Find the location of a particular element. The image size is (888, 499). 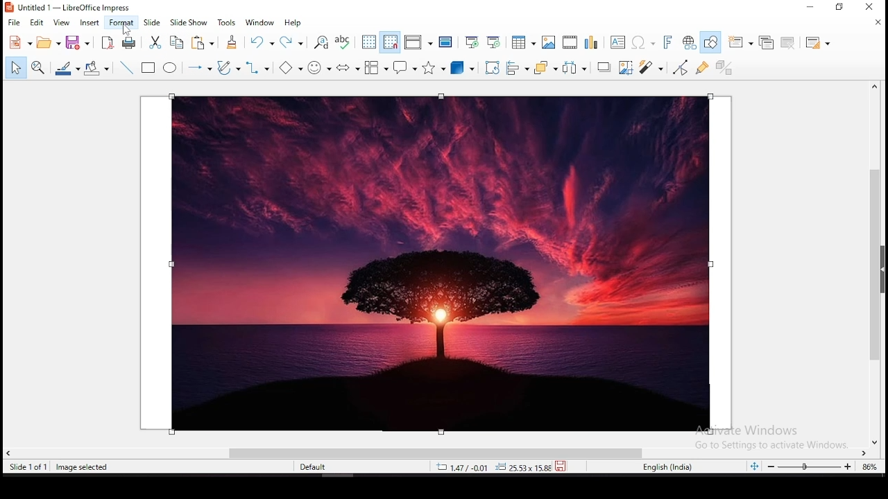

insert fontwork text is located at coordinates (669, 42).